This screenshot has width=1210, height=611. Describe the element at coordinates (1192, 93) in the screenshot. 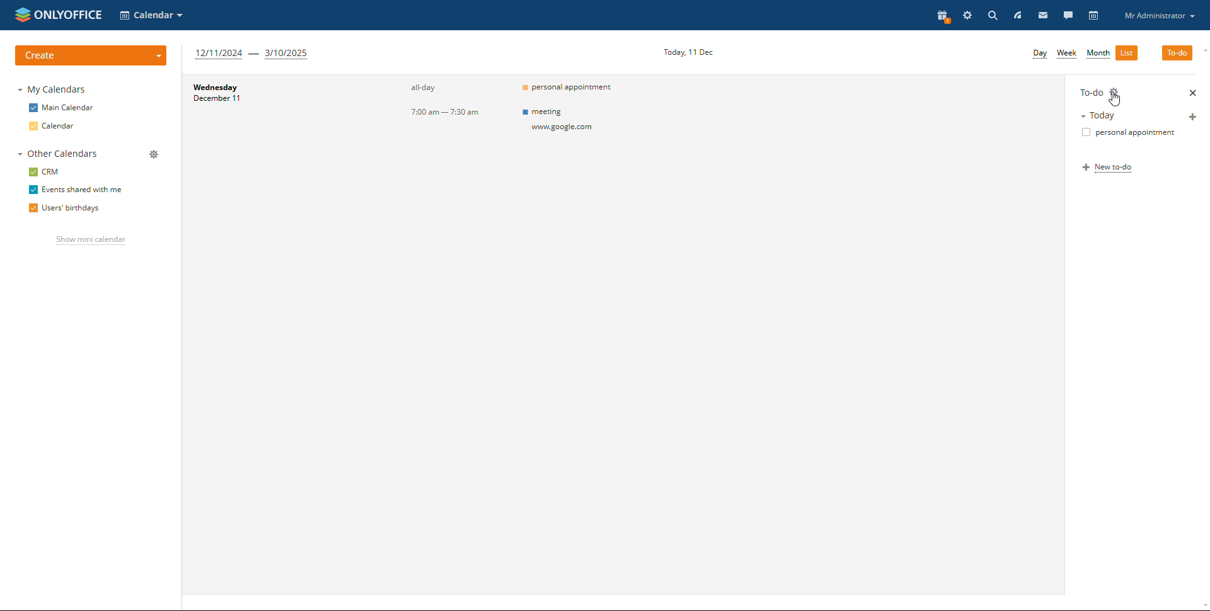

I see `close` at that location.